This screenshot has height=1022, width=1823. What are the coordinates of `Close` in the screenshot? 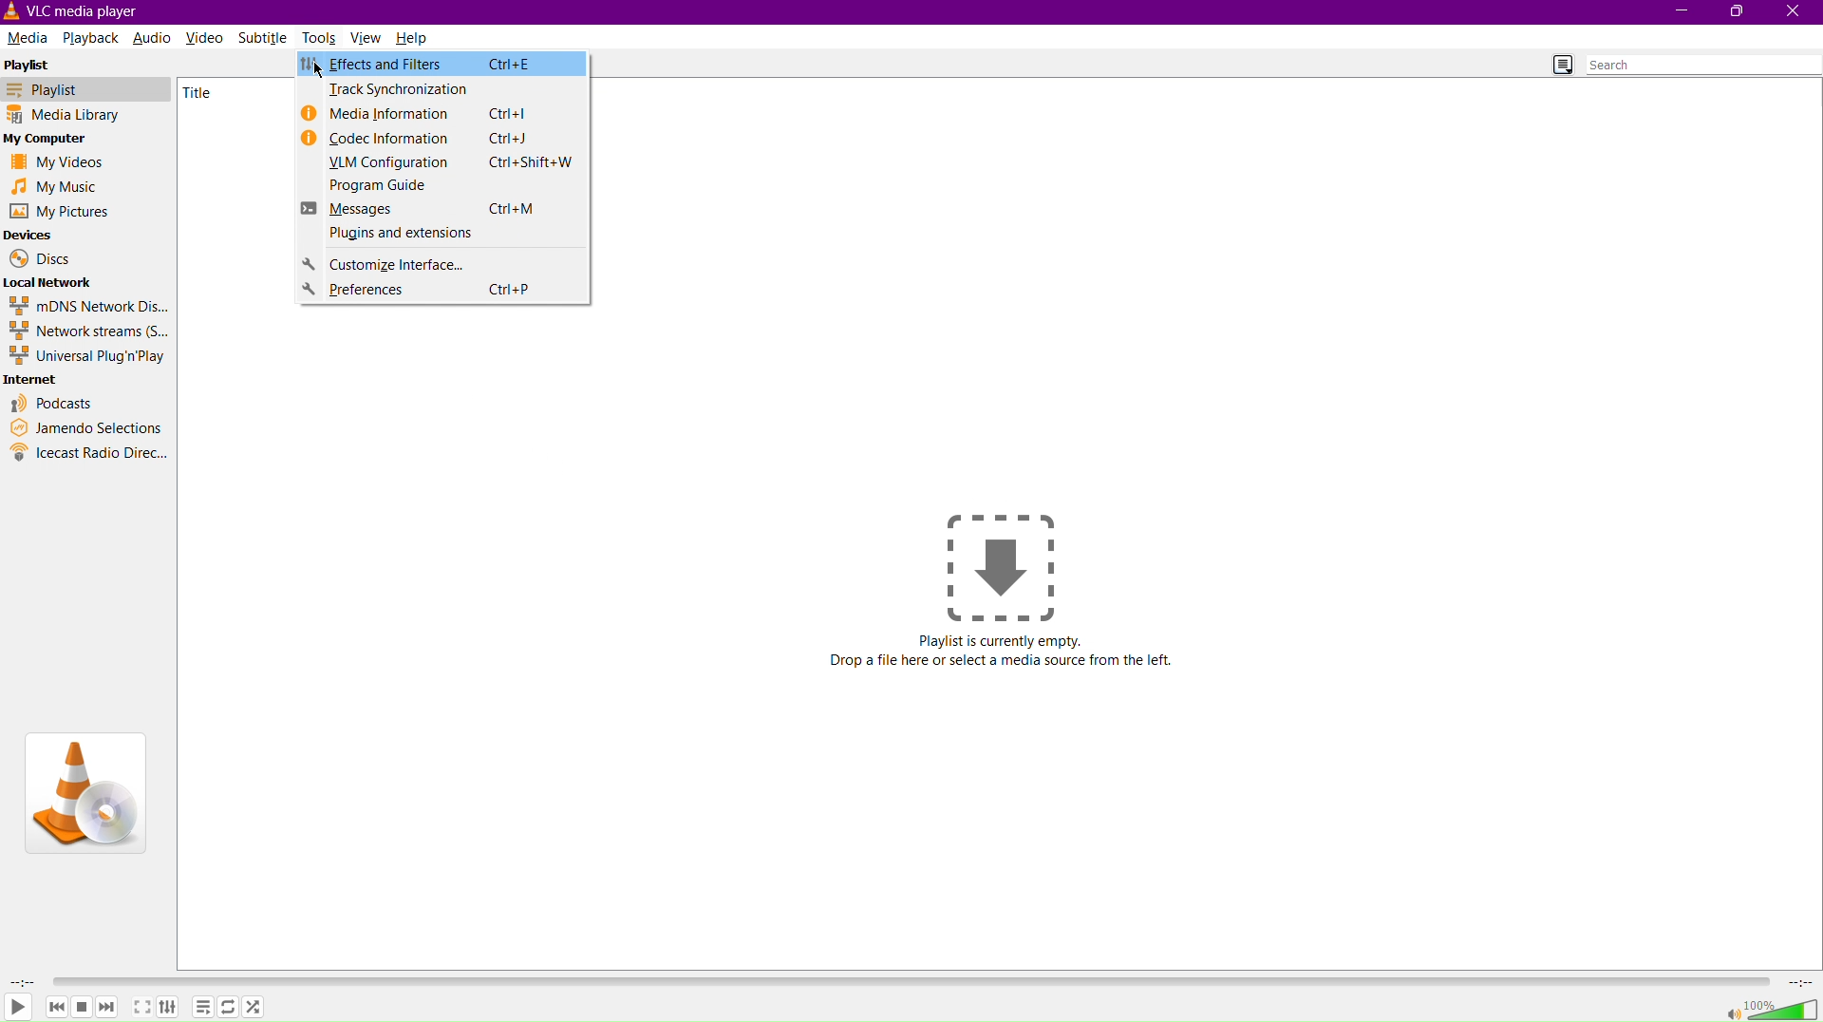 It's located at (1798, 13).